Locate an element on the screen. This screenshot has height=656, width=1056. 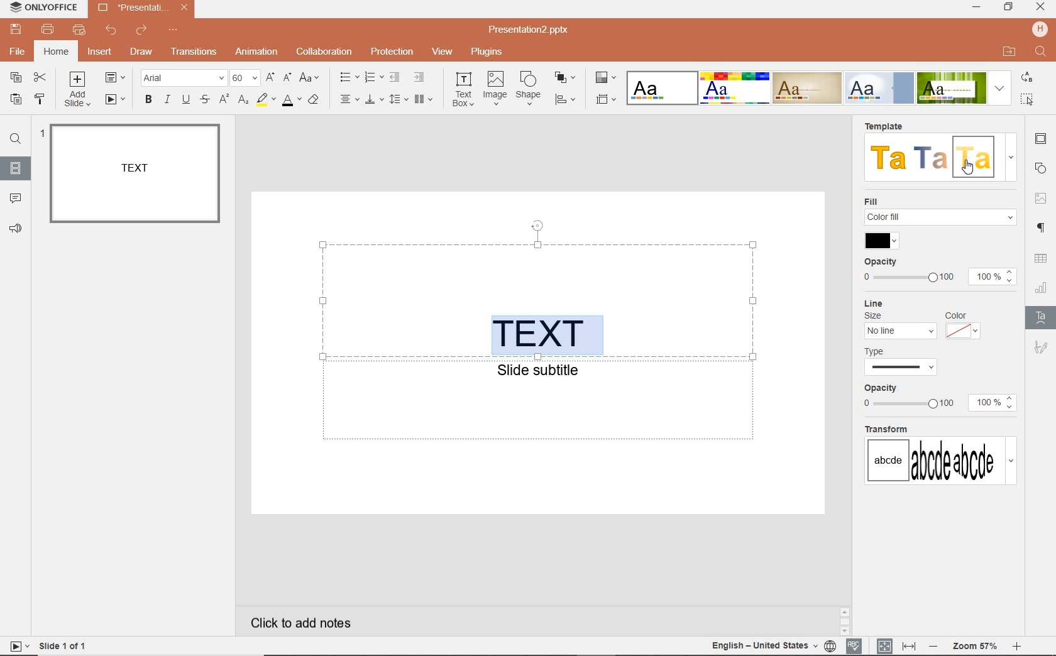
STRIKE THROUGH is located at coordinates (207, 99).